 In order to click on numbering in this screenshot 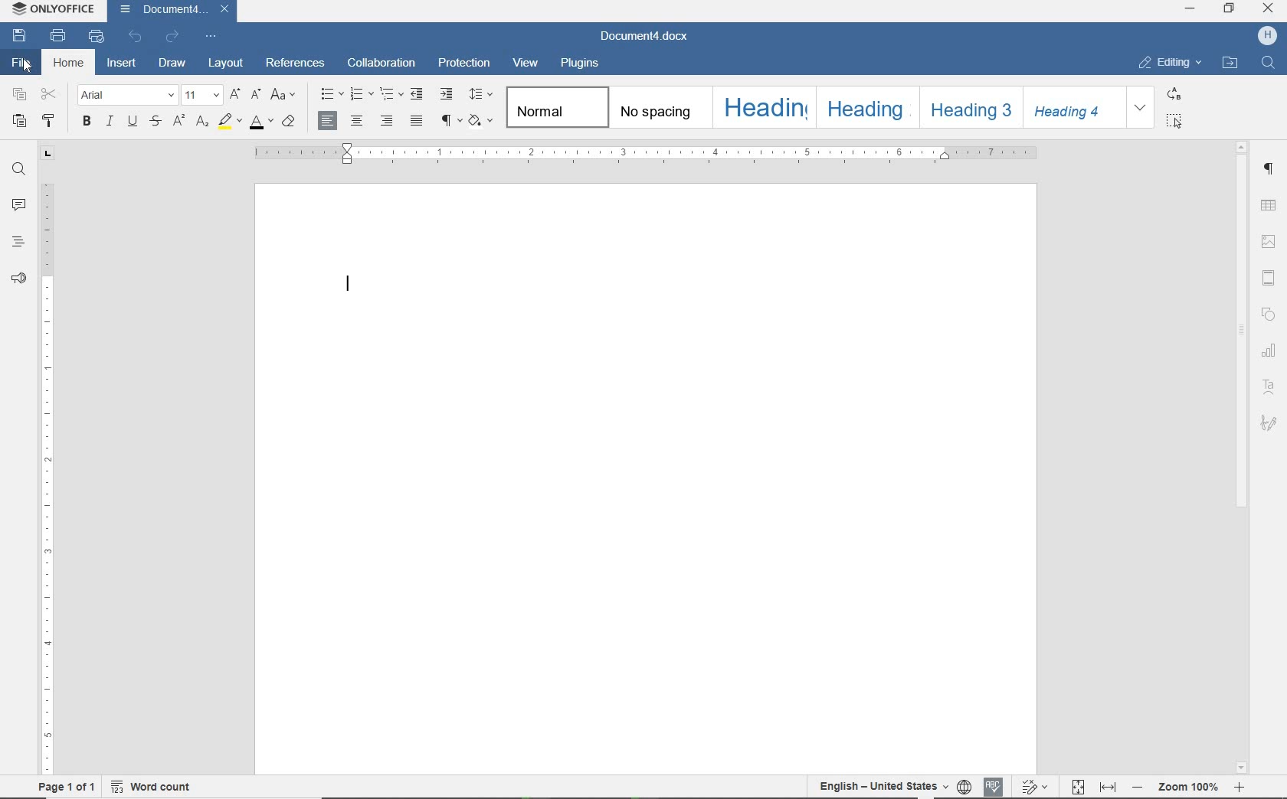, I will do `click(362, 94)`.